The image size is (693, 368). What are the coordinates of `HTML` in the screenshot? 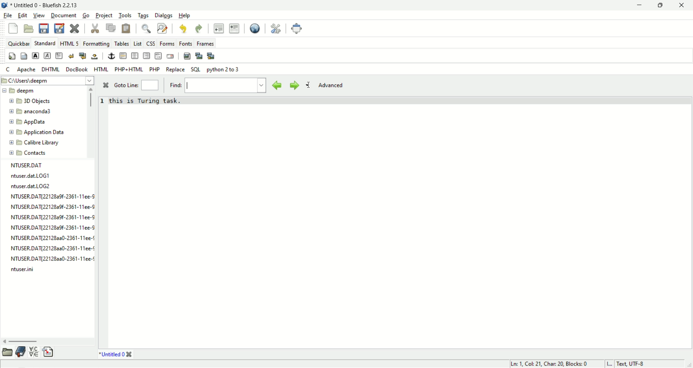 It's located at (102, 69).